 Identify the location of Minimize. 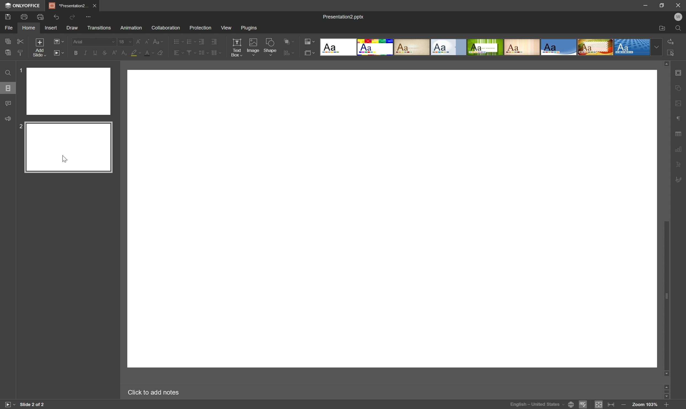
(647, 4).